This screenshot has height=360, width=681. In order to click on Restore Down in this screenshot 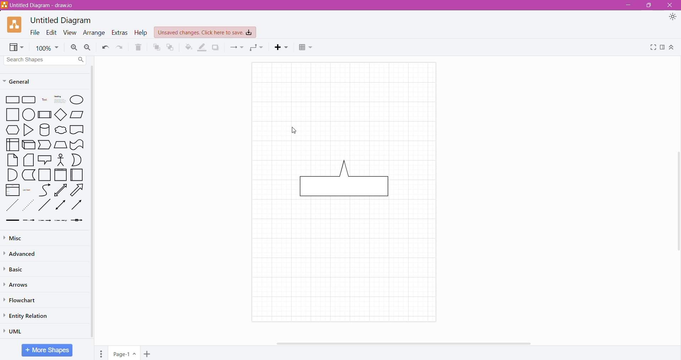, I will do `click(648, 5)`.